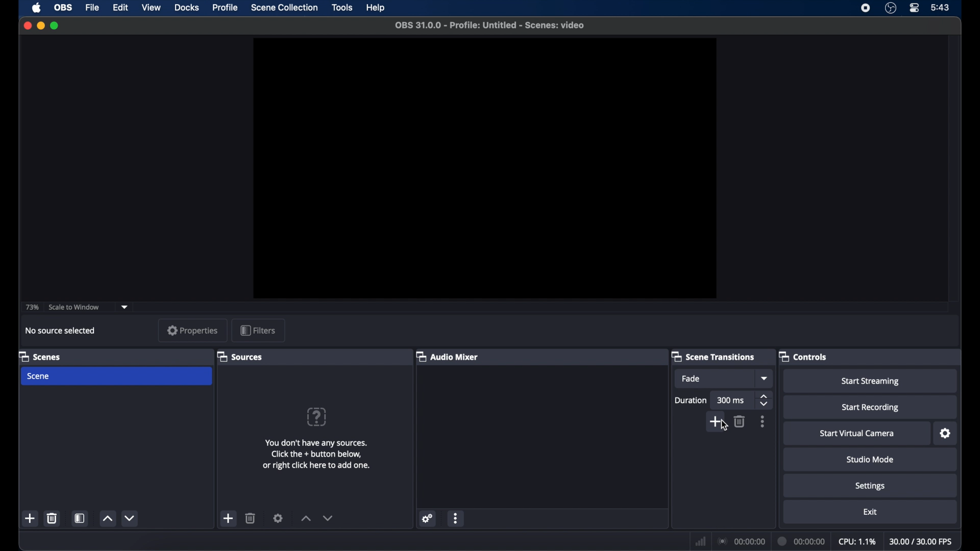  I want to click on properties, so click(192, 330).